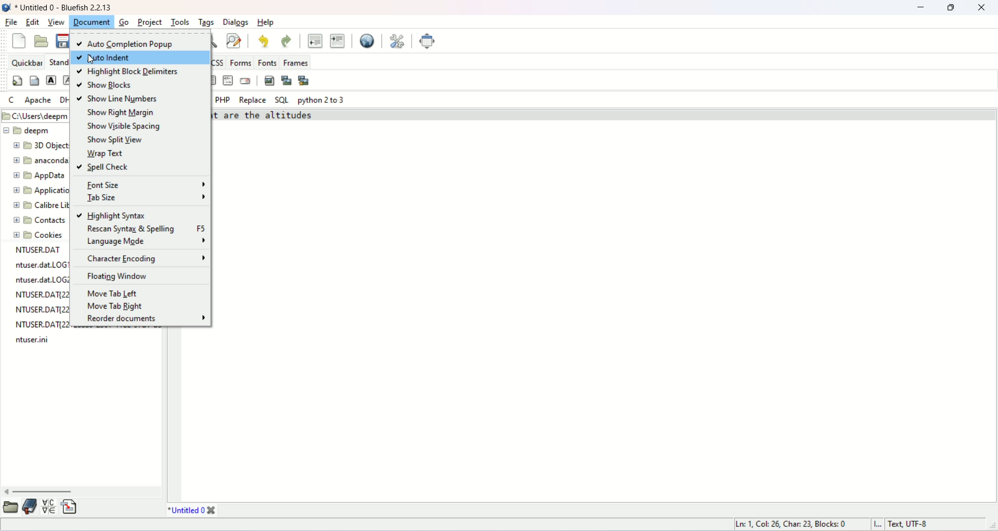  Describe the element at coordinates (285, 41) in the screenshot. I see `redo` at that location.